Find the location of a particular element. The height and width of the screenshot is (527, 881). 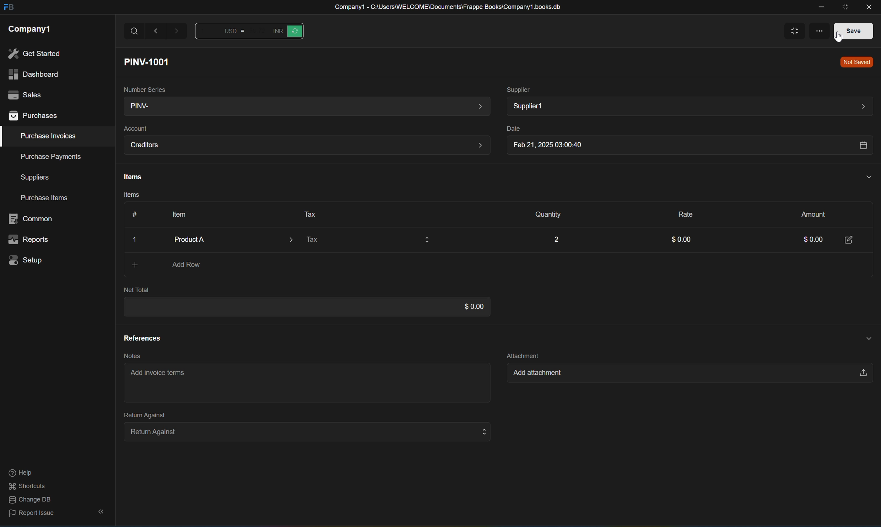

cursor is located at coordinates (838, 40).